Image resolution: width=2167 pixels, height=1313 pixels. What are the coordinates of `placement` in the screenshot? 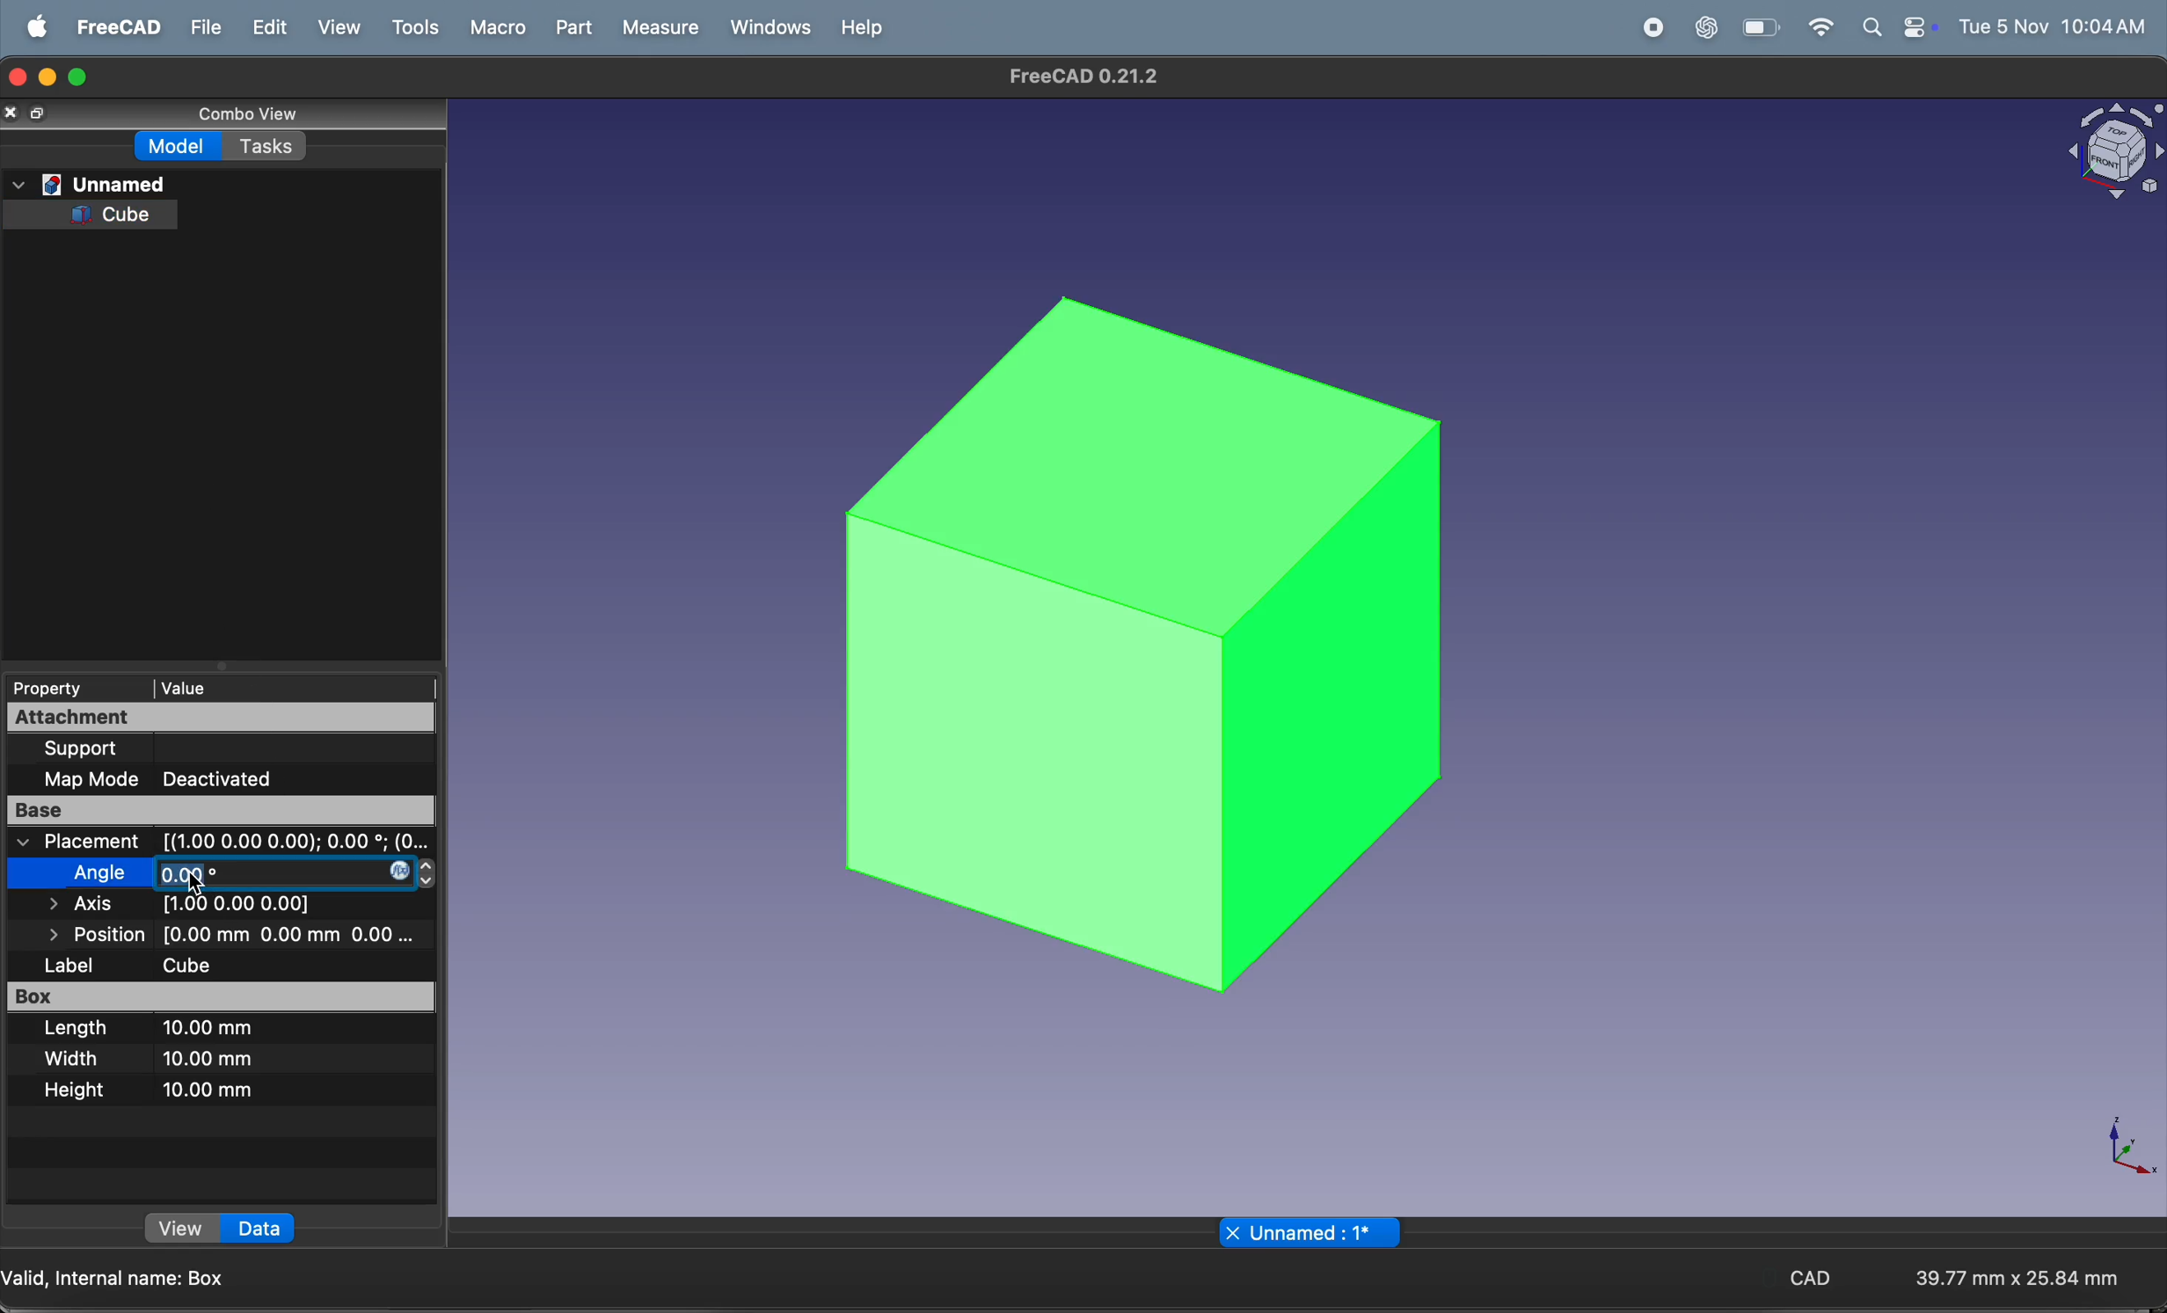 It's located at (77, 843).